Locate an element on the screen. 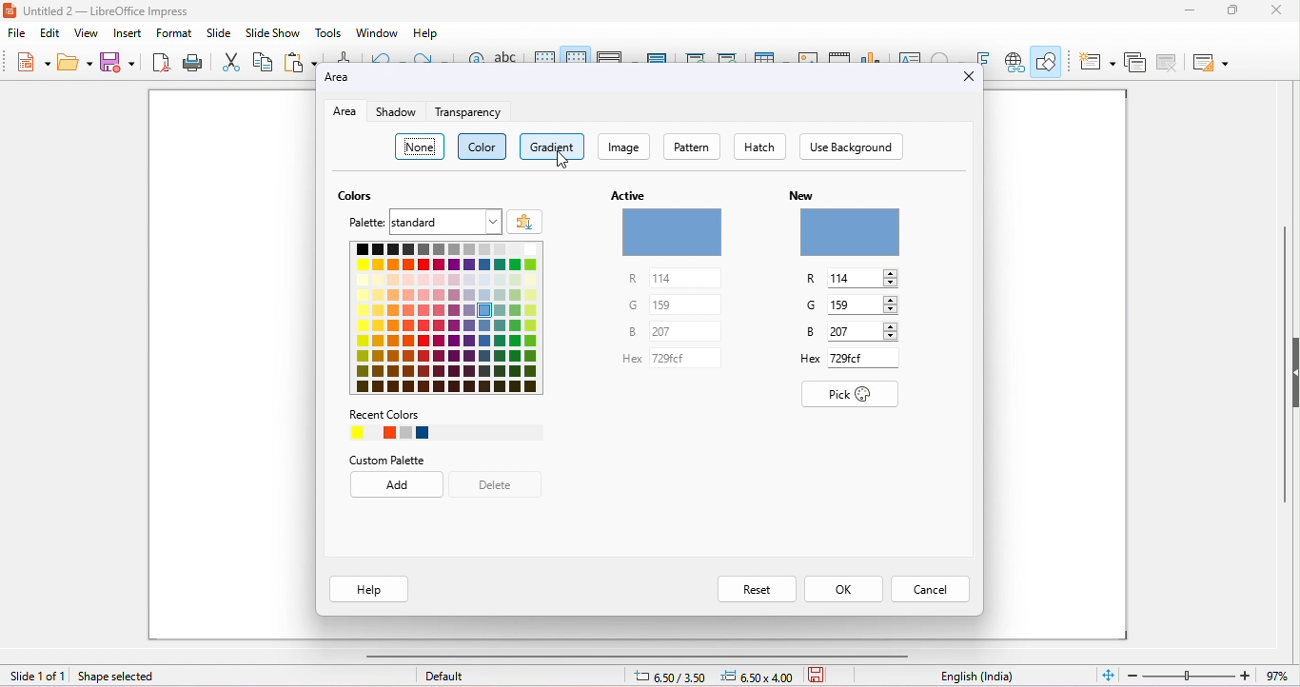 The height and width of the screenshot is (687, 1300). standard is located at coordinates (446, 222).